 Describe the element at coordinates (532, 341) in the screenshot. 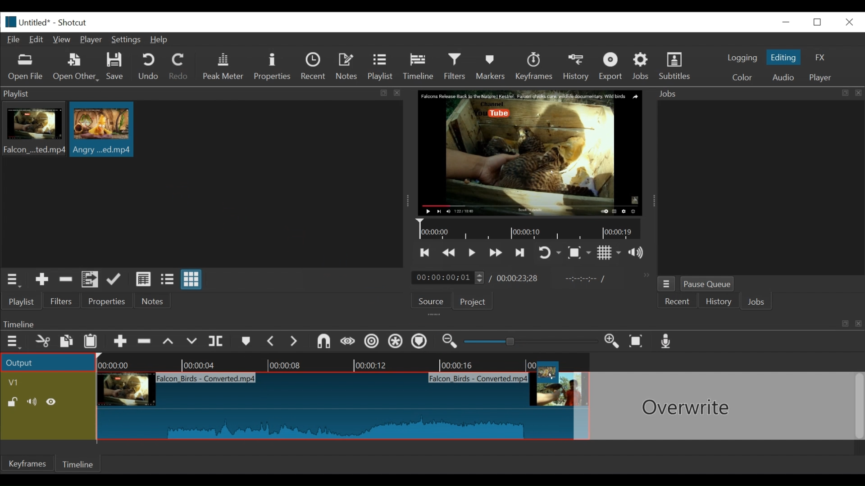

I see `slider` at that location.